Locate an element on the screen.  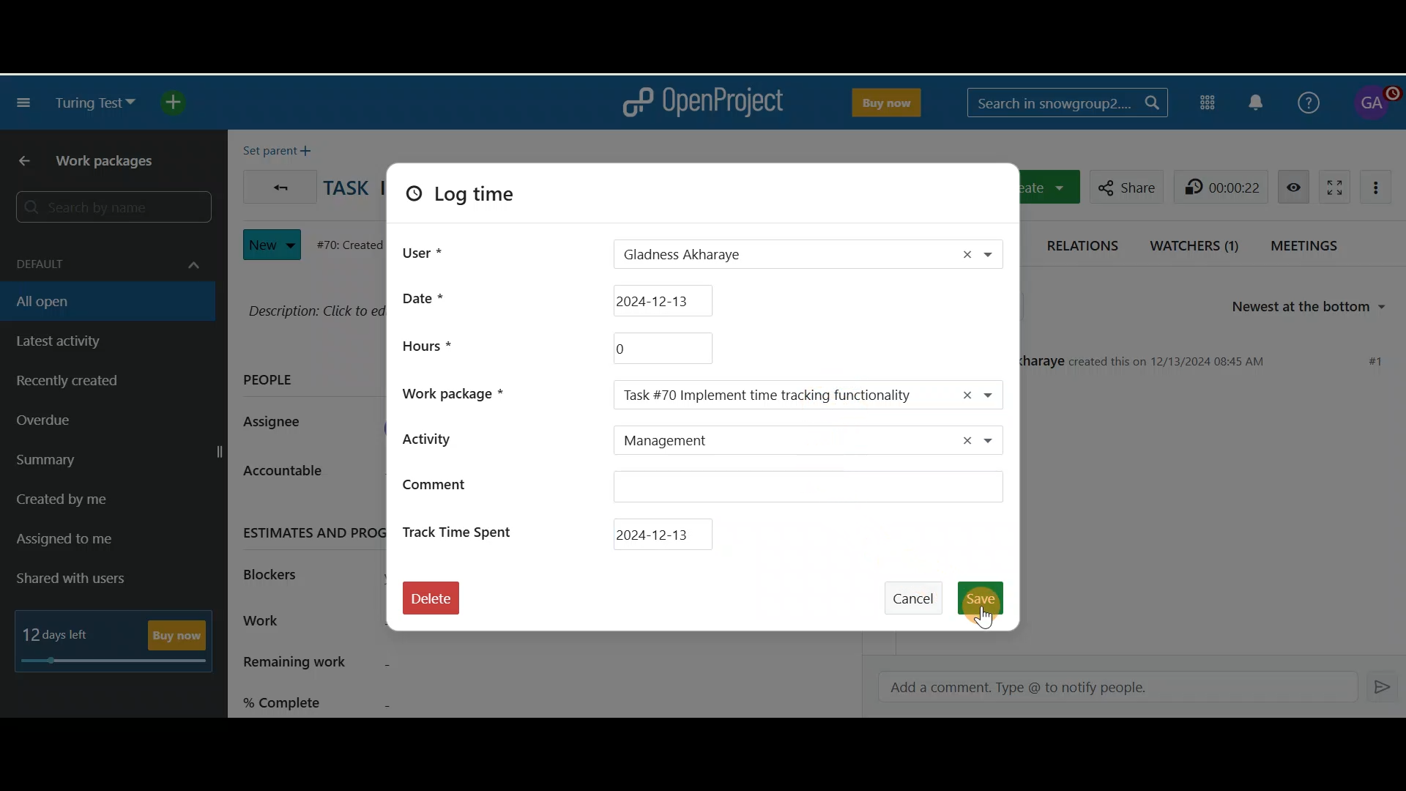
Description: Click to edit... is located at coordinates (313, 309).